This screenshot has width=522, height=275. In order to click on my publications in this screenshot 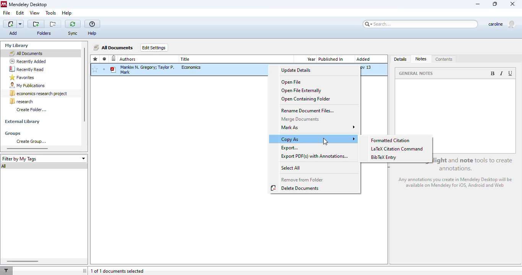, I will do `click(28, 86)`.